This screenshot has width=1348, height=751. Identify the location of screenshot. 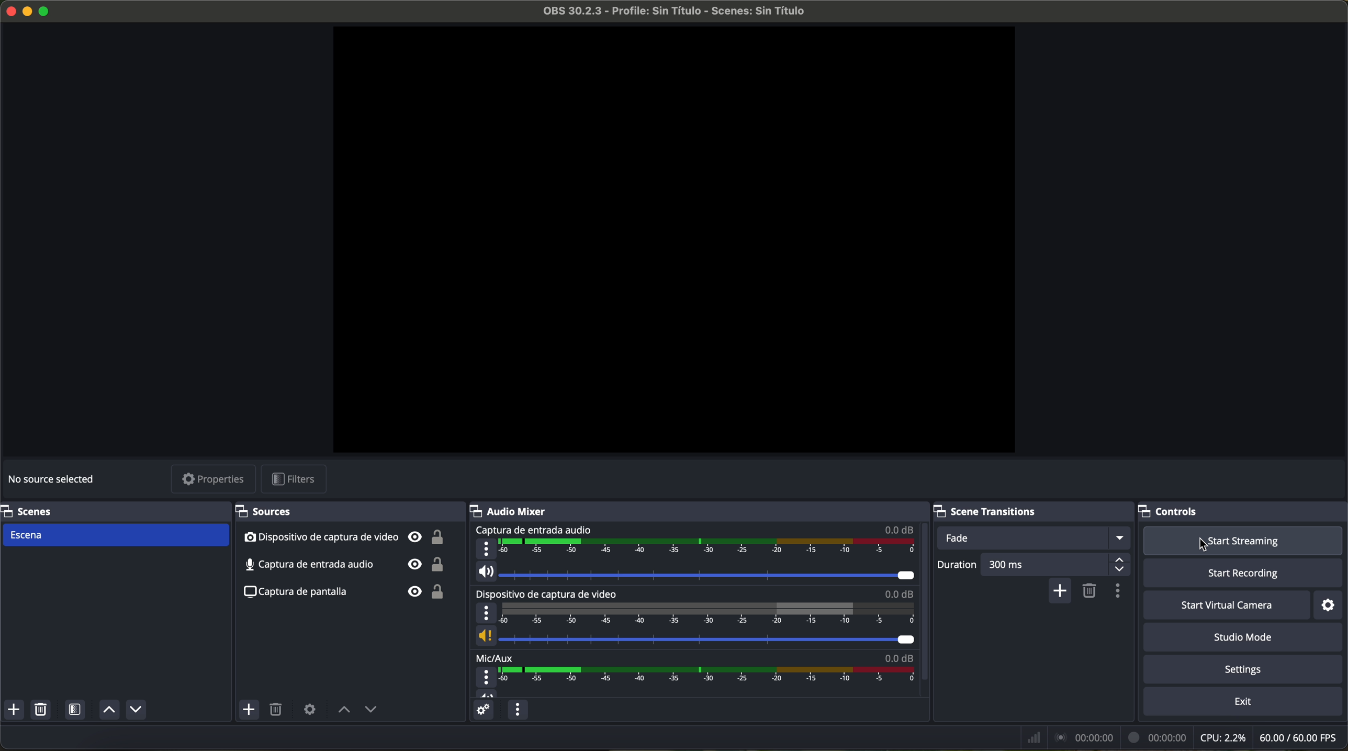
(351, 591).